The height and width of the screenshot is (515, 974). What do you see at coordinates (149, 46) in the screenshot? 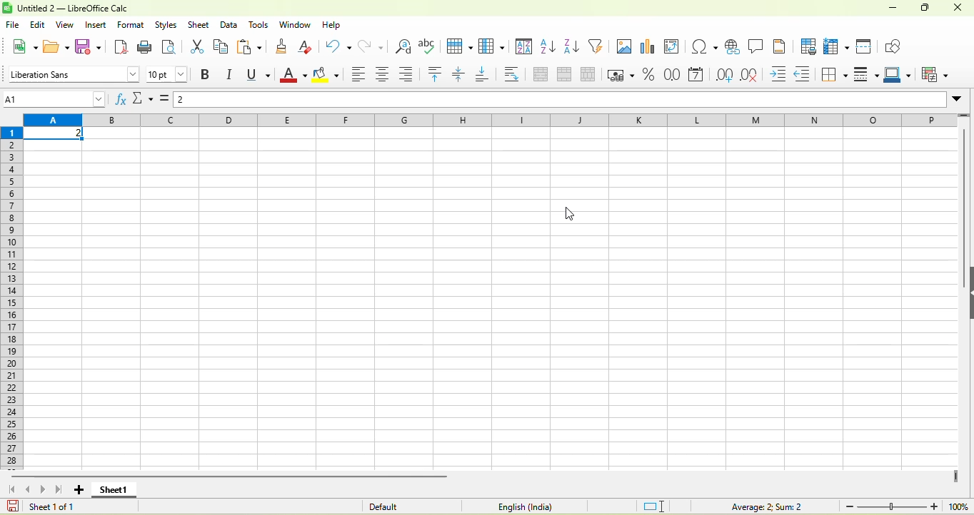
I see `print` at bounding box center [149, 46].